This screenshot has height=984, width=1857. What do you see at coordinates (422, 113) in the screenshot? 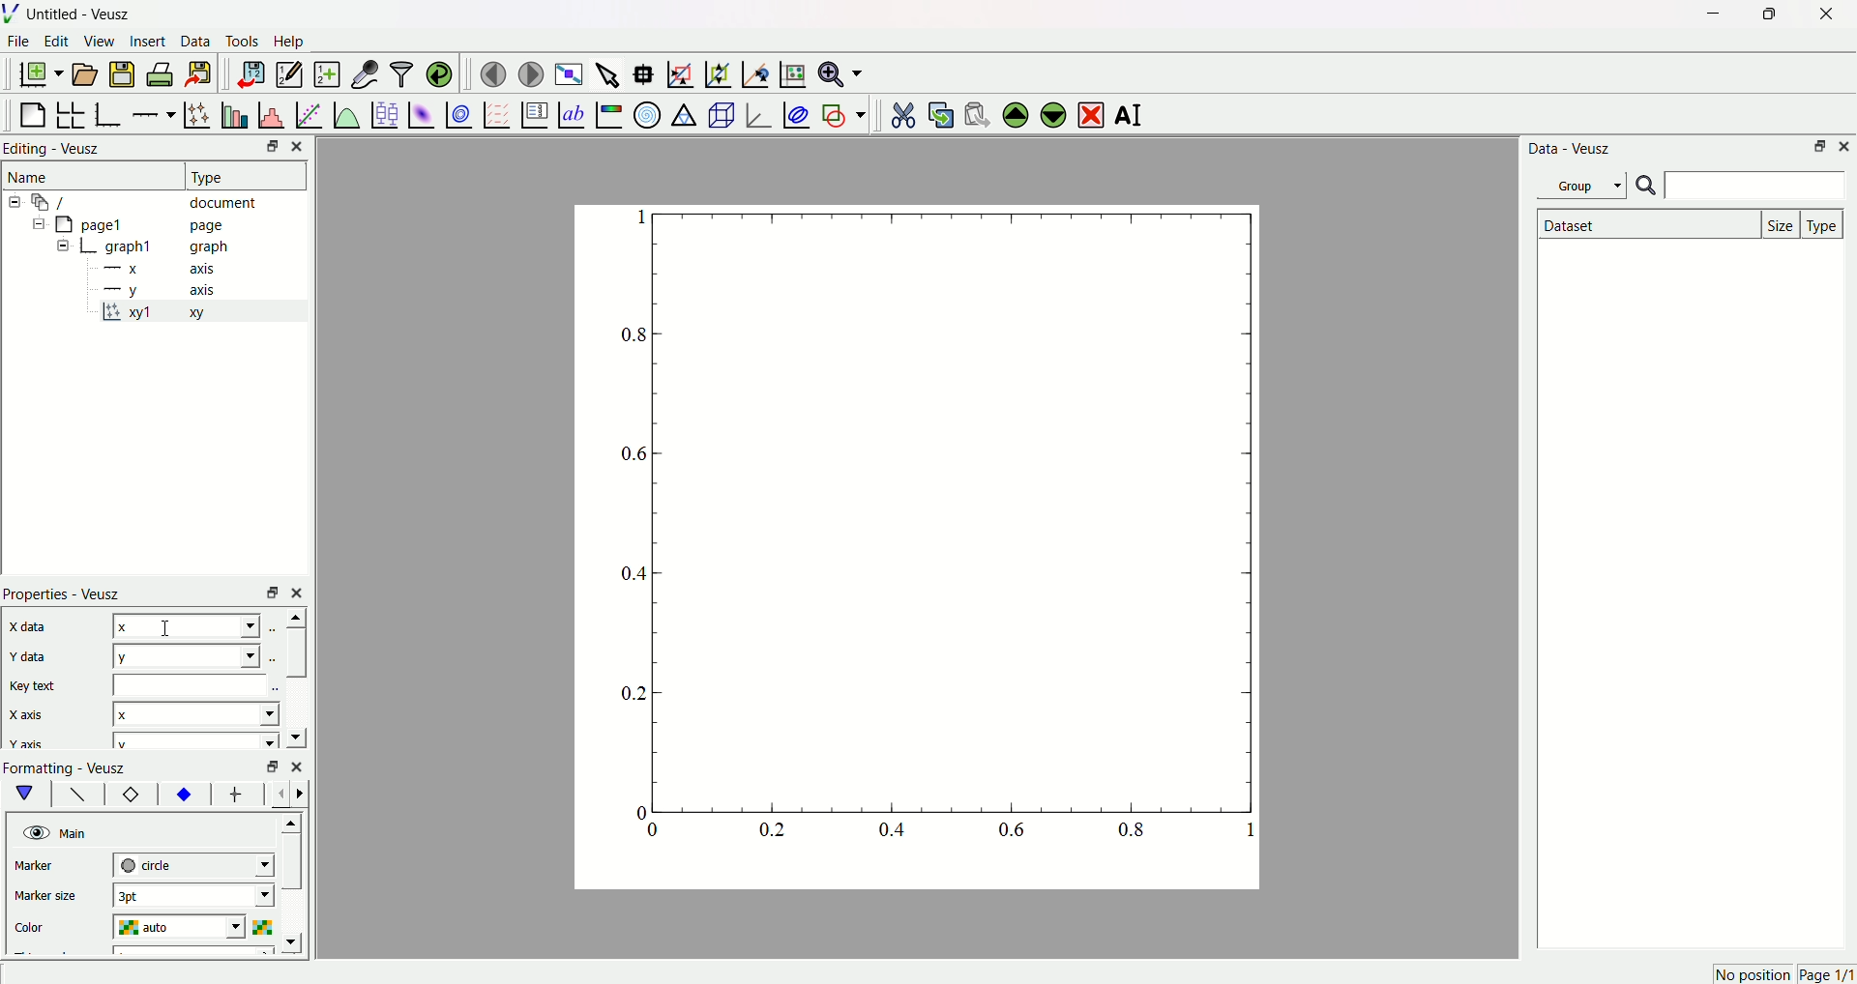
I see `plot 2 d datasets as image` at bounding box center [422, 113].